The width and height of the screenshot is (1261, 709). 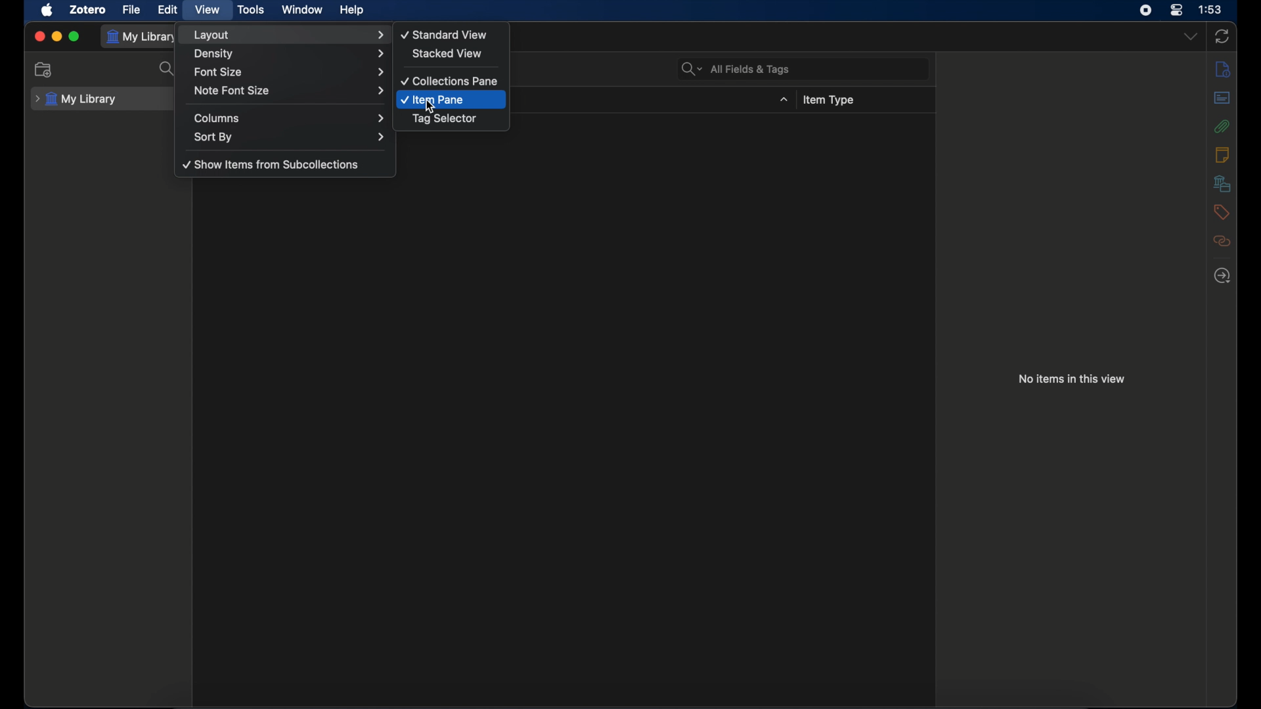 What do you see at coordinates (450, 81) in the screenshot?
I see `collections pane` at bounding box center [450, 81].